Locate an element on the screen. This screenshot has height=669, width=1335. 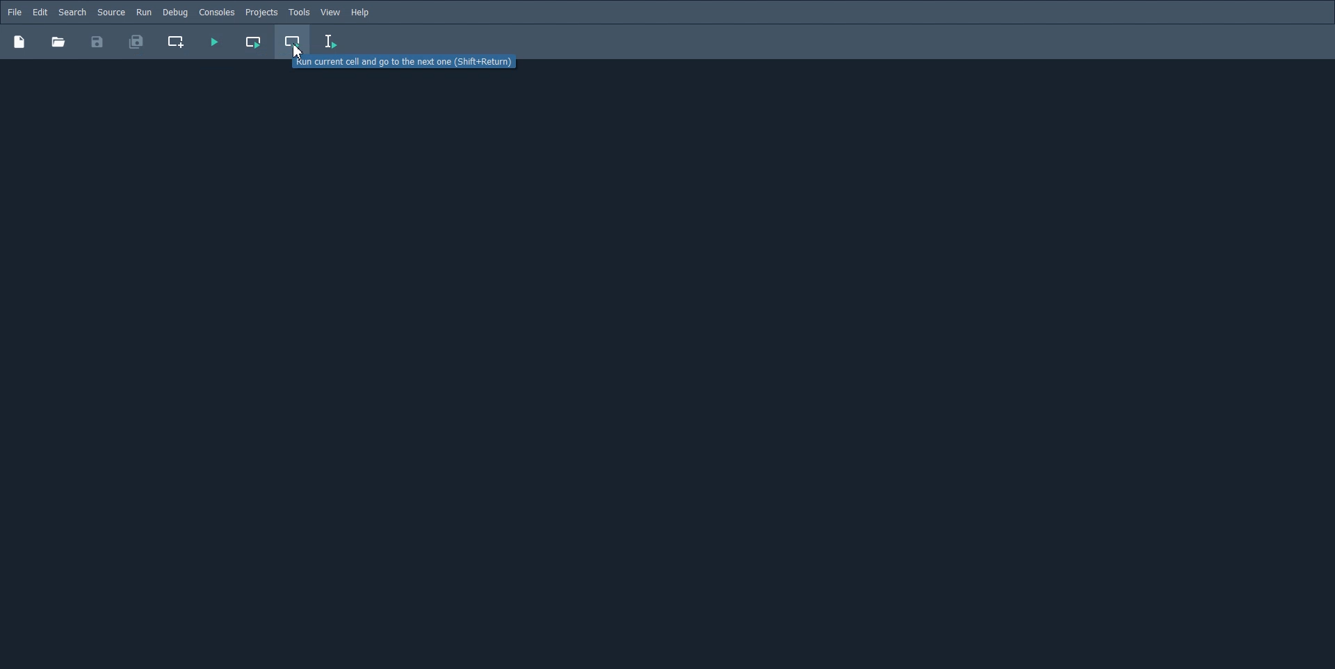
Console is located at coordinates (216, 13).